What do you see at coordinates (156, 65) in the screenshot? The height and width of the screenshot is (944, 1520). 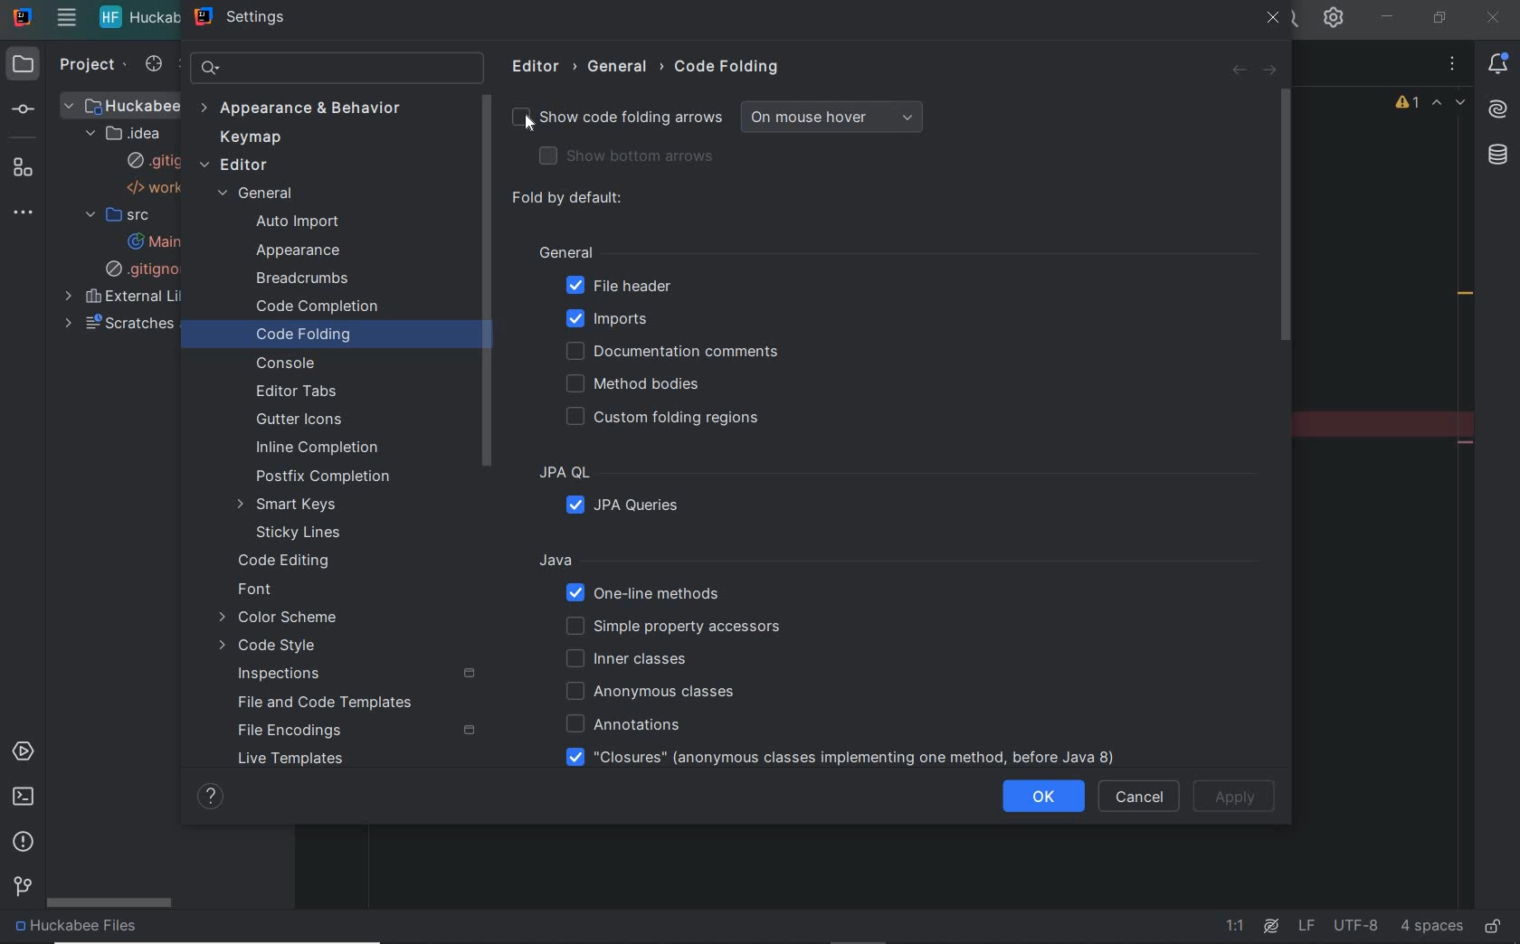 I see `select opened file` at bounding box center [156, 65].